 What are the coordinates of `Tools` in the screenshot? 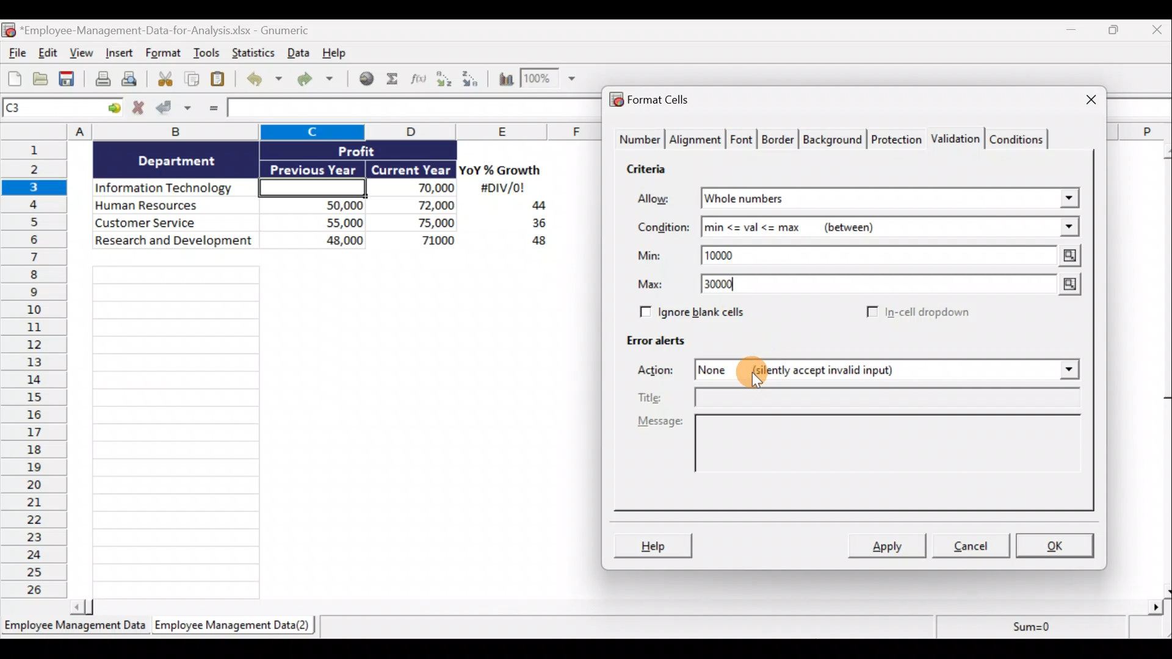 It's located at (207, 54).